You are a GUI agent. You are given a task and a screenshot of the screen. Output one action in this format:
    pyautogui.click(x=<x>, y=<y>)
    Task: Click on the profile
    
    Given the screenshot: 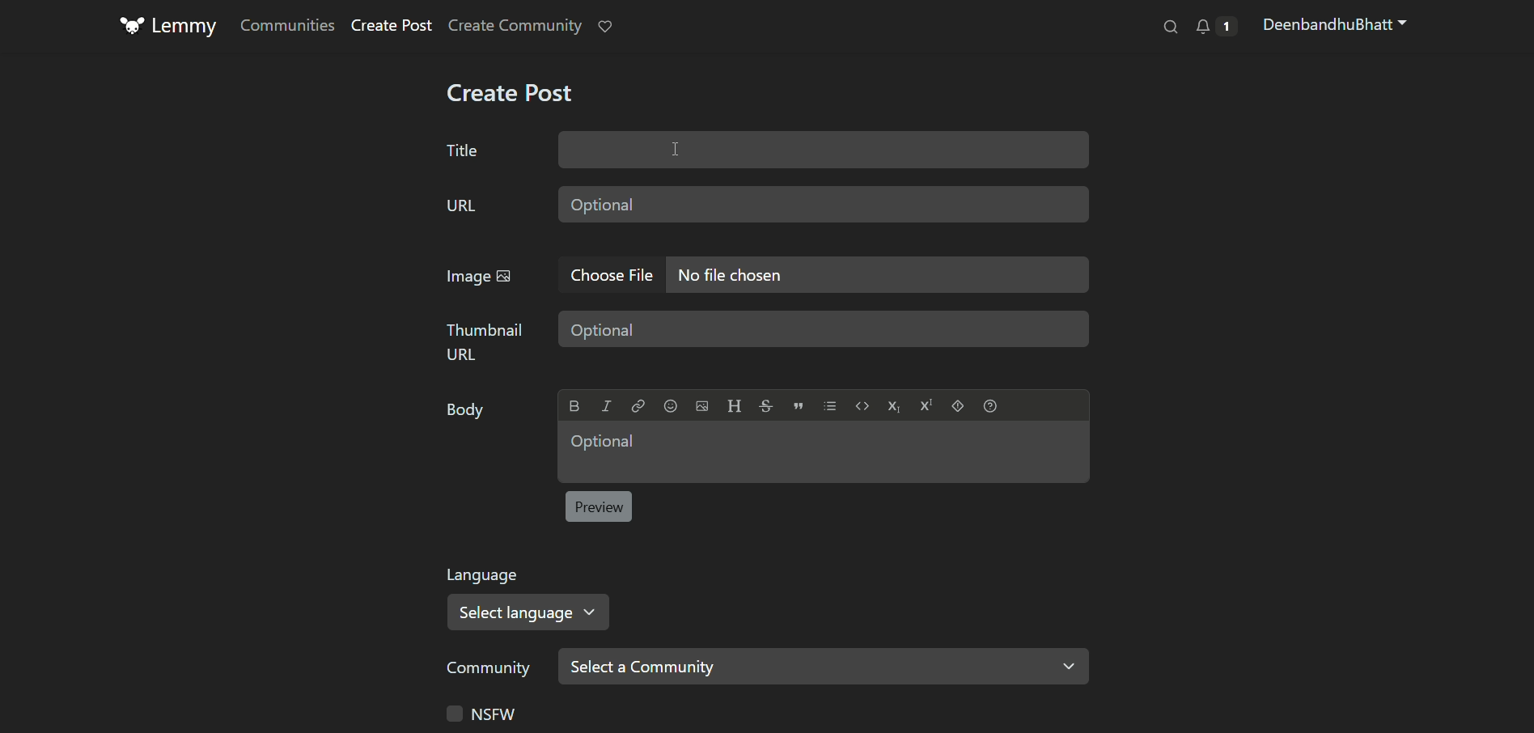 What is the action you would take?
    pyautogui.click(x=1336, y=27)
    